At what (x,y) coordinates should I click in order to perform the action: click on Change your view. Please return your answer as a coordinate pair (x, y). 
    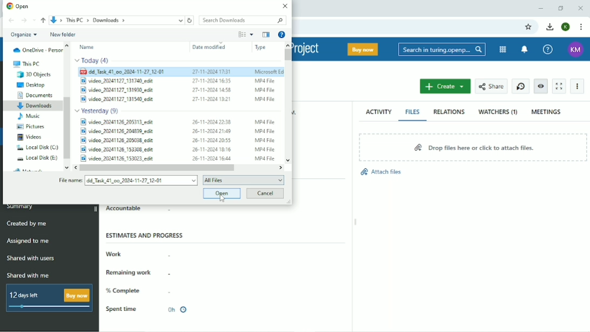
    Looking at the image, I should click on (242, 34).